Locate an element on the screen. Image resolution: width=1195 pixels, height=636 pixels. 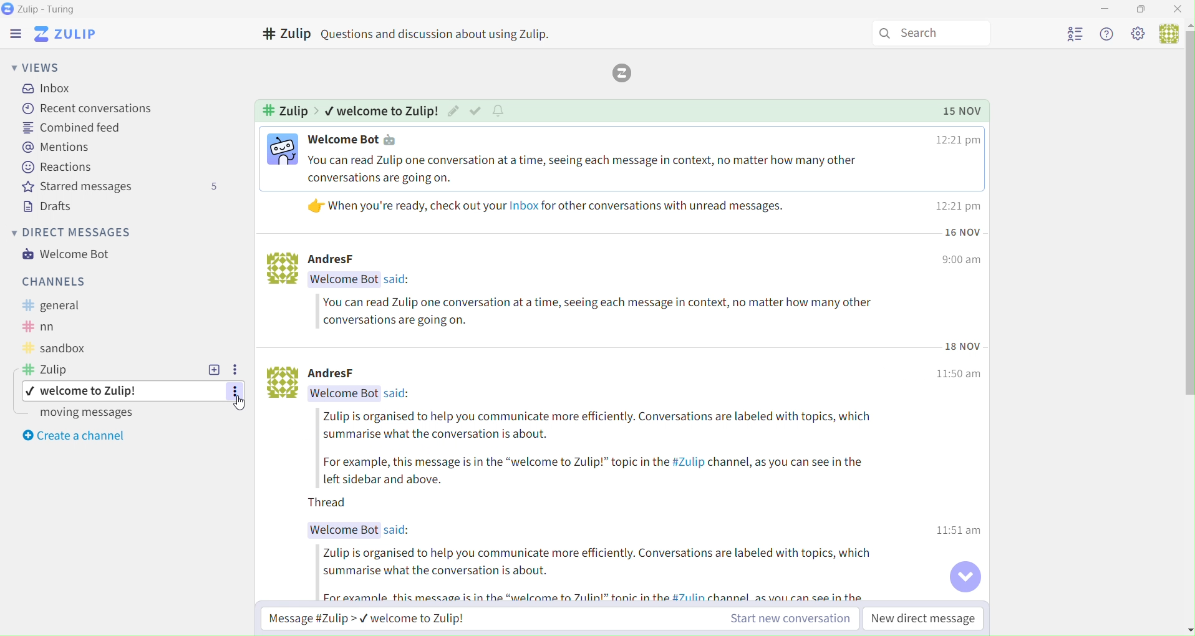
Indicates pathway is located at coordinates (317, 110).